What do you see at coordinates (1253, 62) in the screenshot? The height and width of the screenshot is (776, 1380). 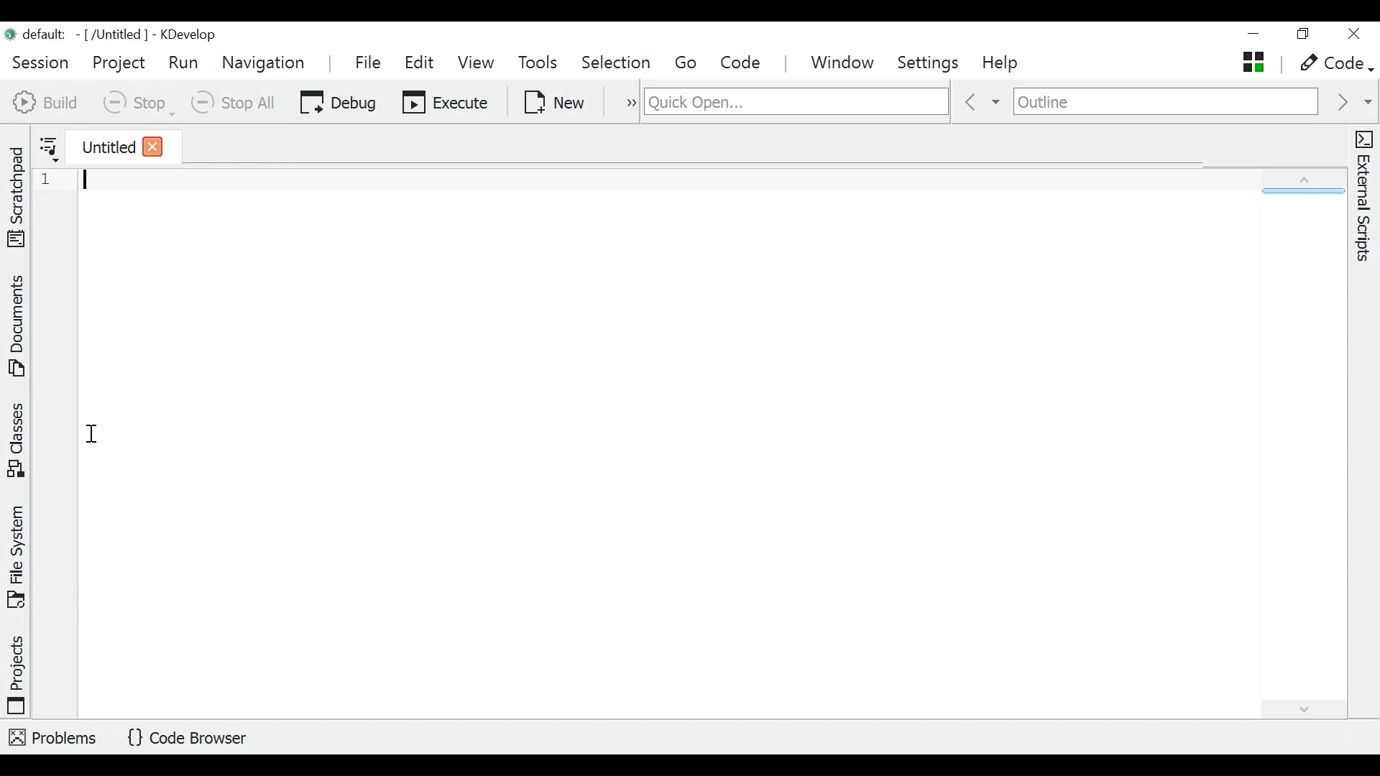 I see `untitled` at bounding box center [1253, 62].